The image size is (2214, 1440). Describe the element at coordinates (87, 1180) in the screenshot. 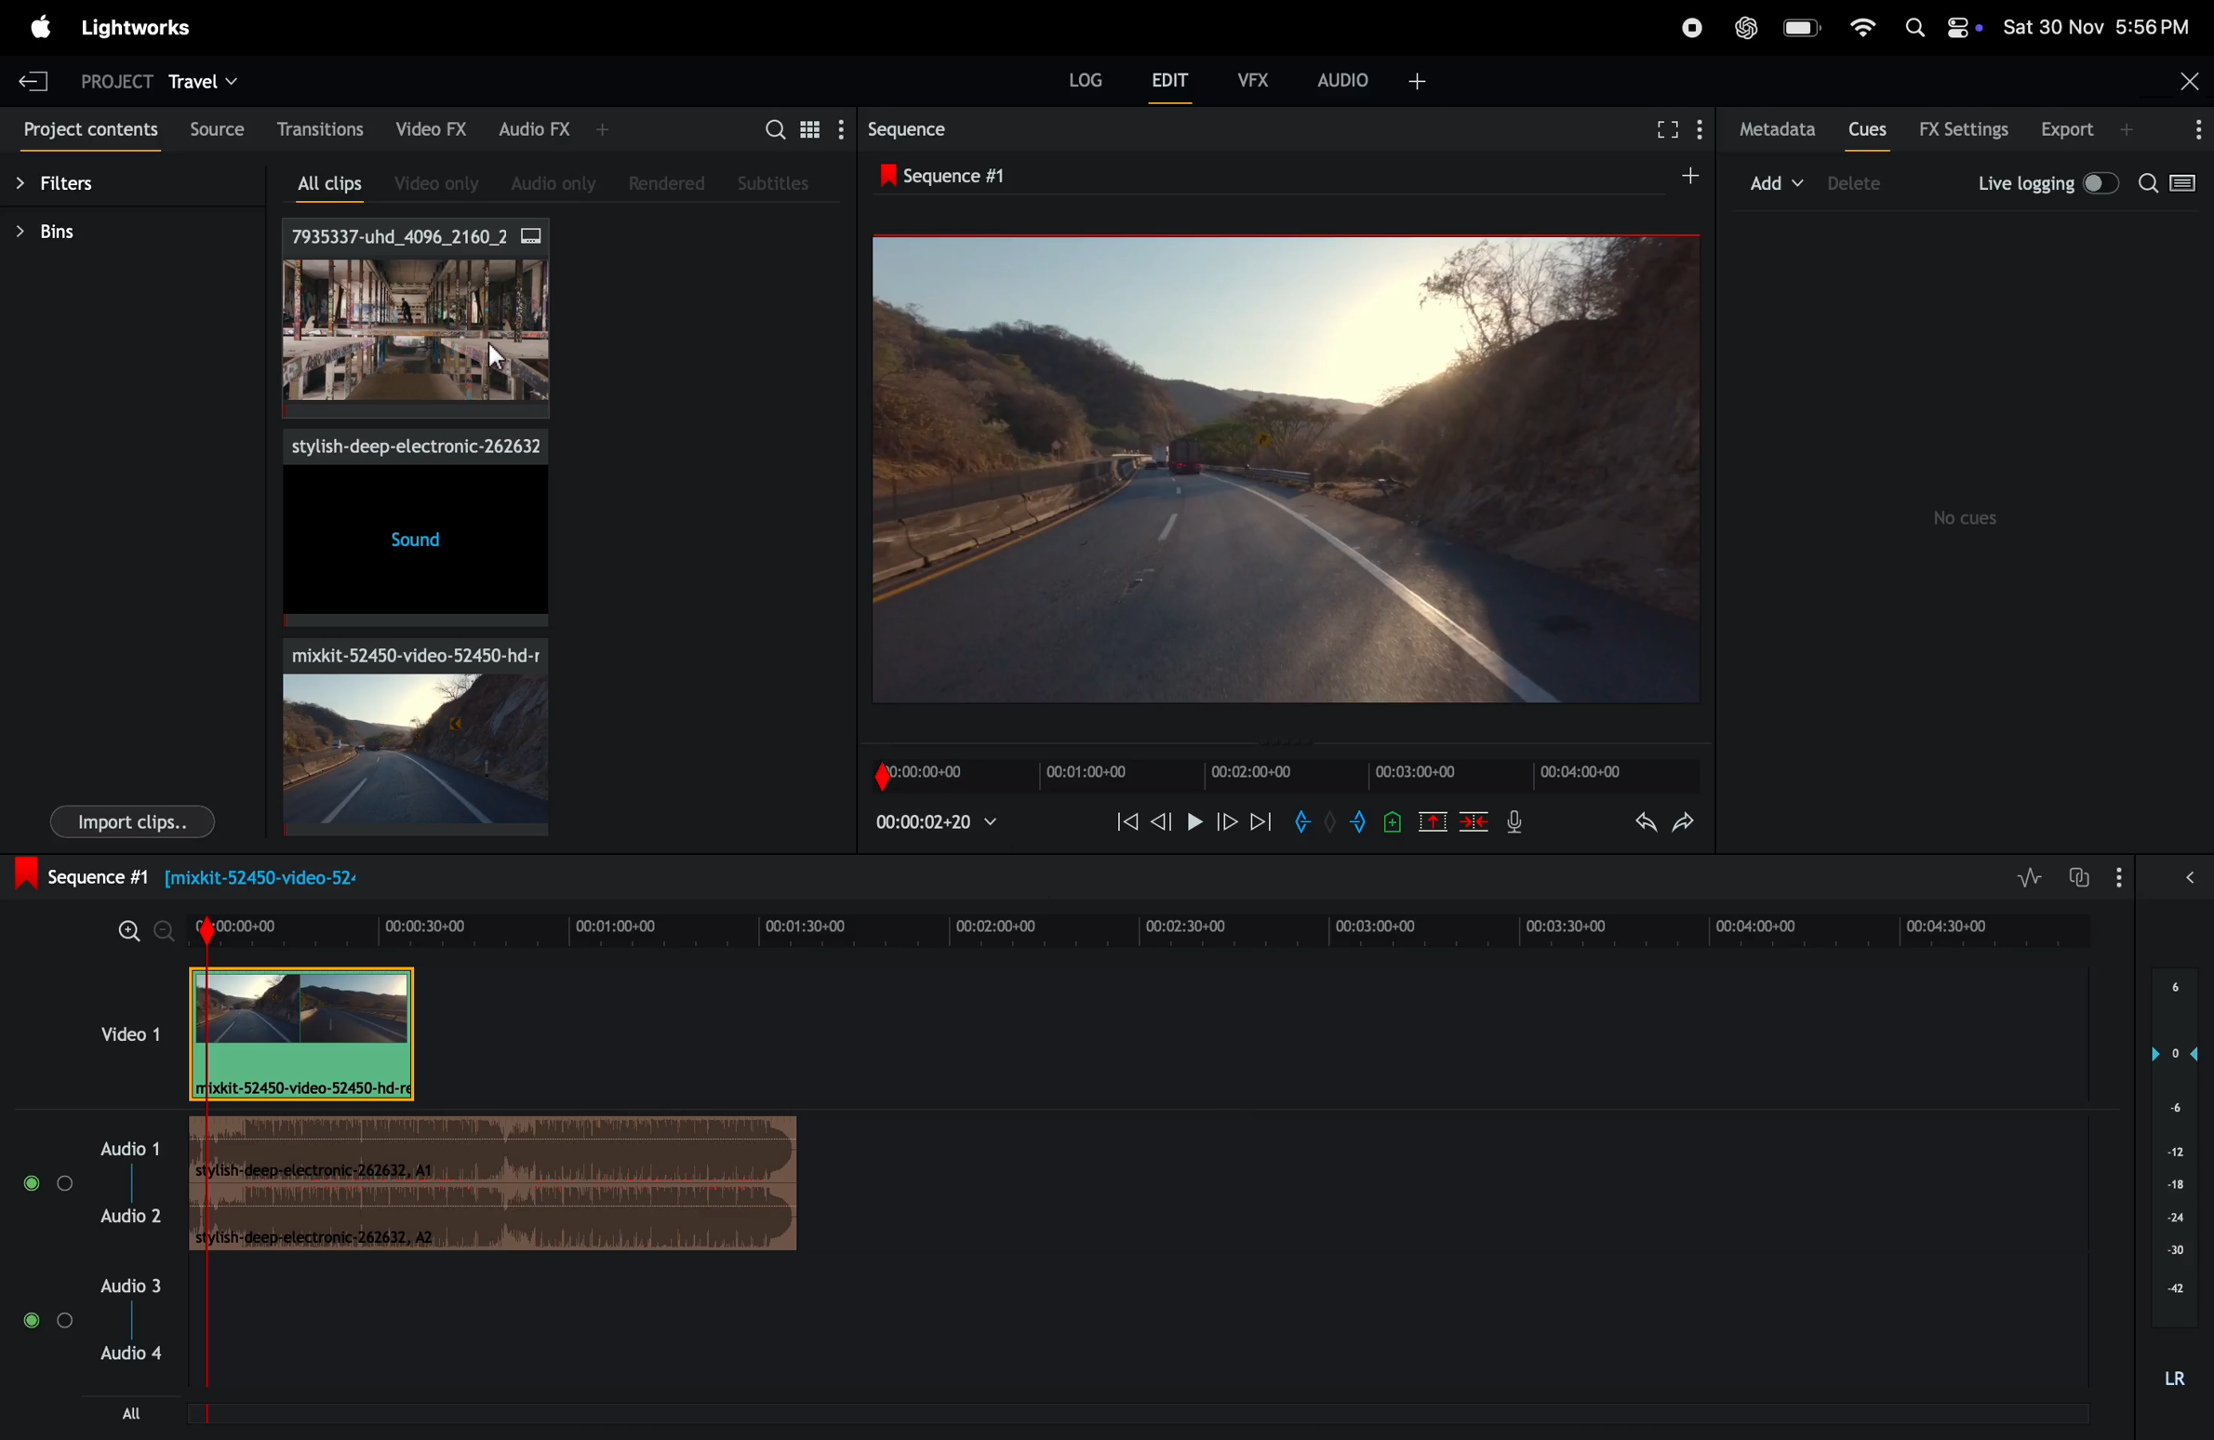

I see `audio 1` at that location.